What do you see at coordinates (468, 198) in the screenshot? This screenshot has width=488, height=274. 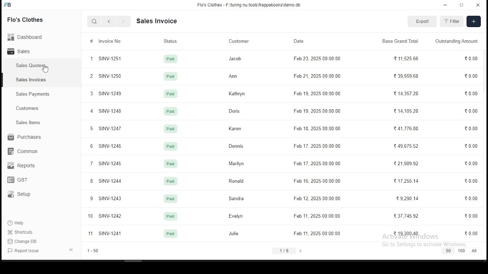 I see `0.00` at bounding box center [468, 198].